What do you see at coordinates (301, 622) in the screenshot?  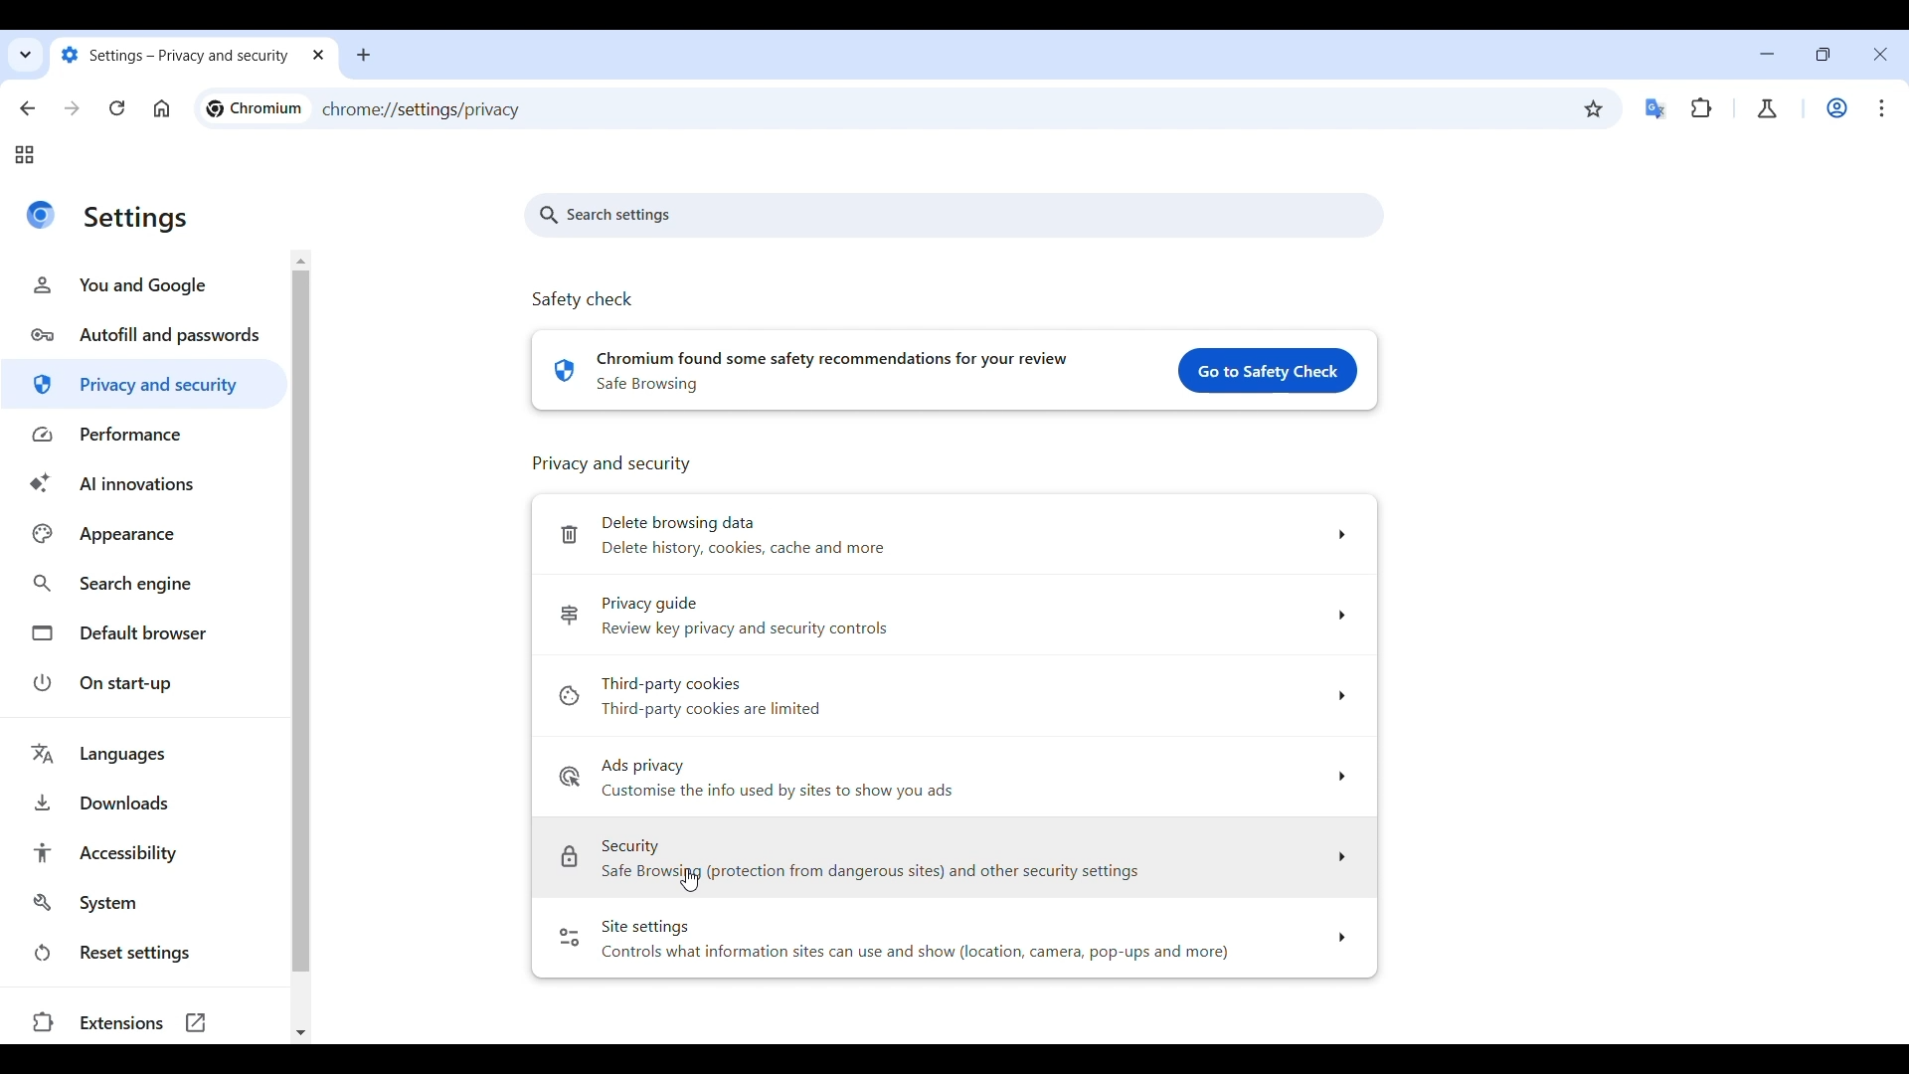 I see `Vertical slide bar` at bounding box center [301, 622].